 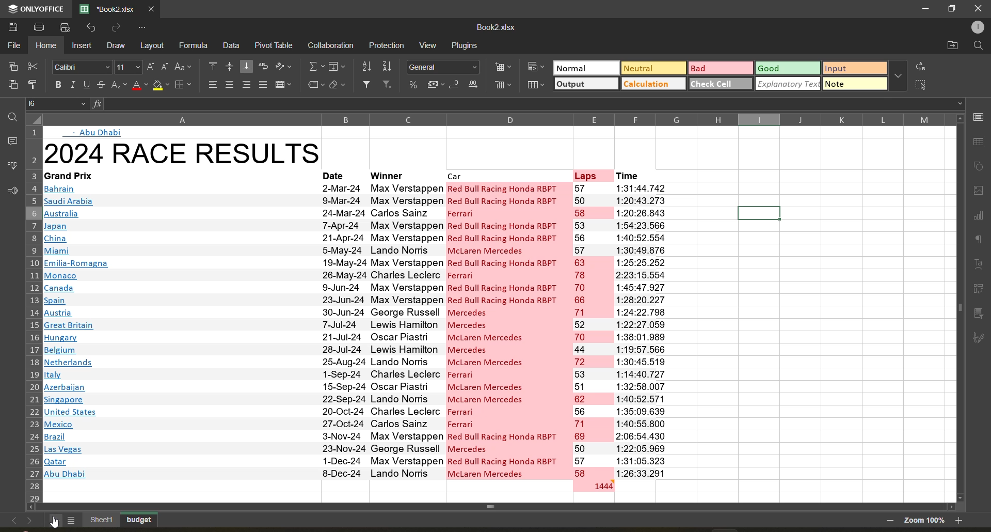 I want to click on slicer, so click(x=979, y=314).